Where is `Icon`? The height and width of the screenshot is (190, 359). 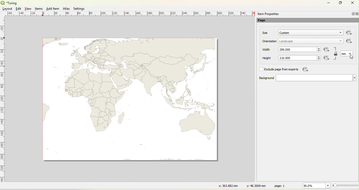 Icon is located at coordinates (348, 41).